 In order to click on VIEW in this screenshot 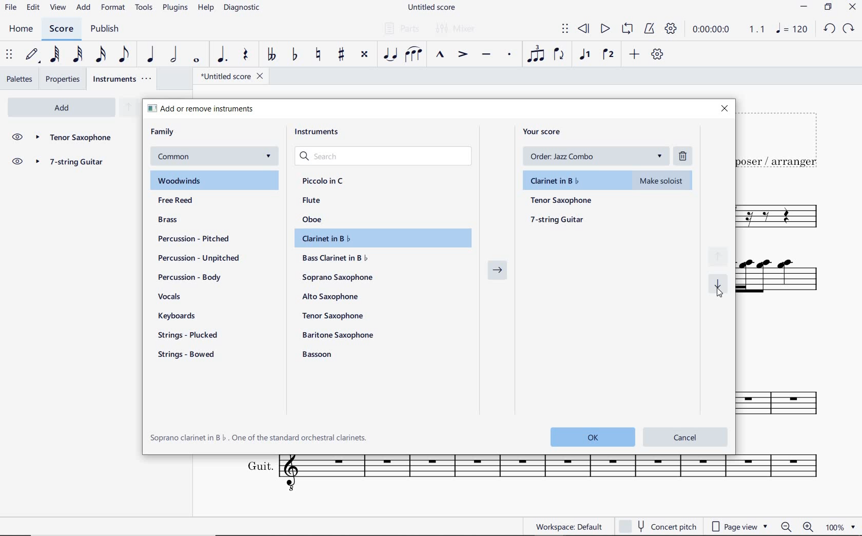, I will do `click(59, 8)`.